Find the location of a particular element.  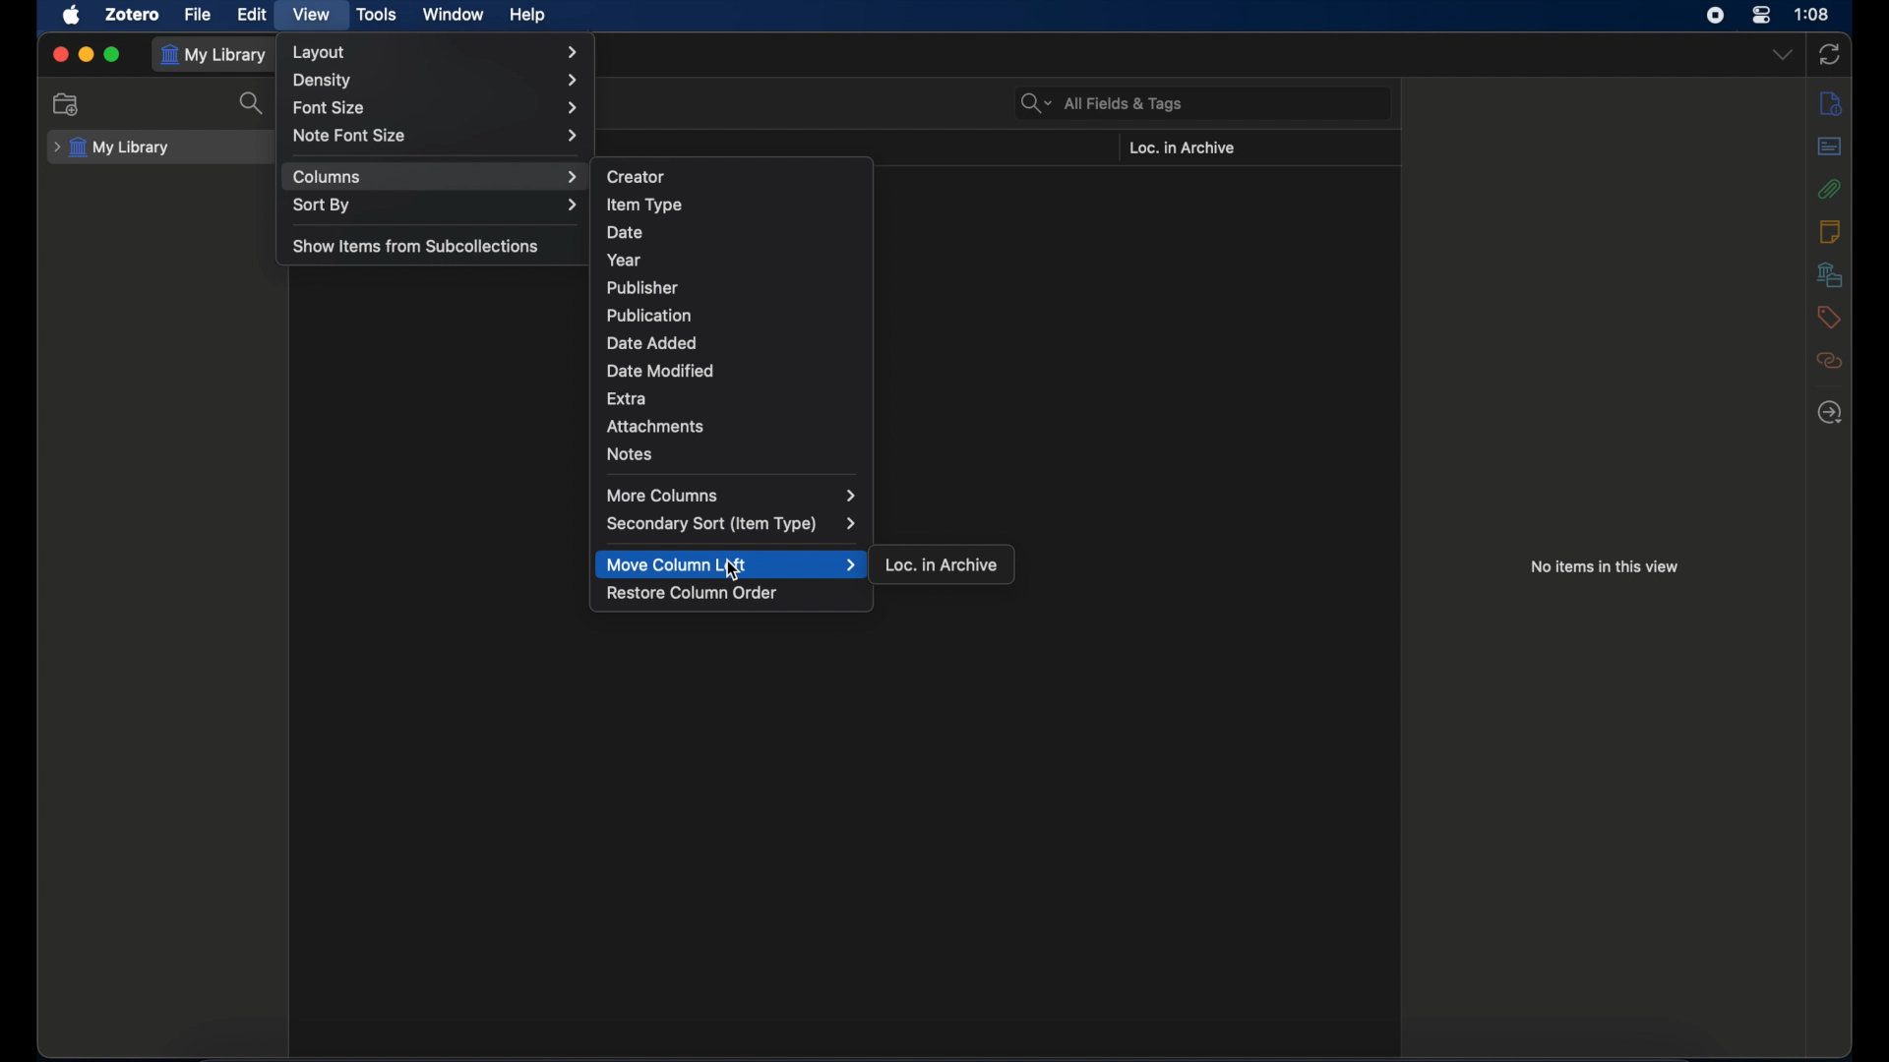

move column left is located at coordinates (733, 565).